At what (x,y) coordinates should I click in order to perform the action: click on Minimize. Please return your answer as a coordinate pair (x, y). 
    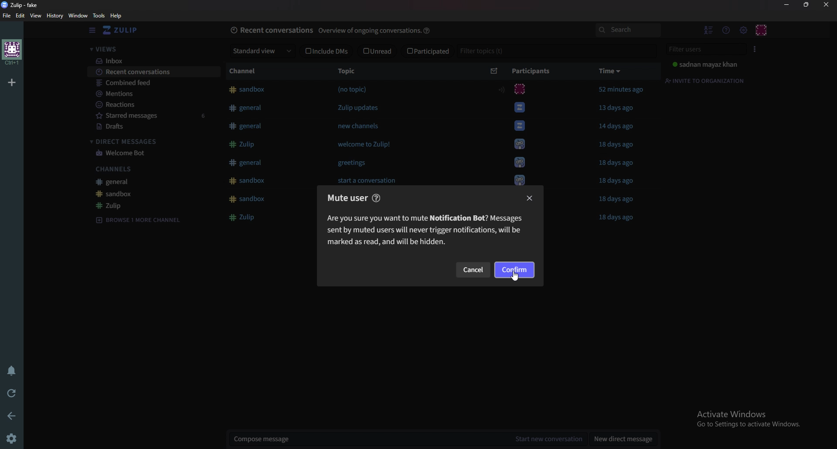
    Looking at the image, I should click on (787, 4).